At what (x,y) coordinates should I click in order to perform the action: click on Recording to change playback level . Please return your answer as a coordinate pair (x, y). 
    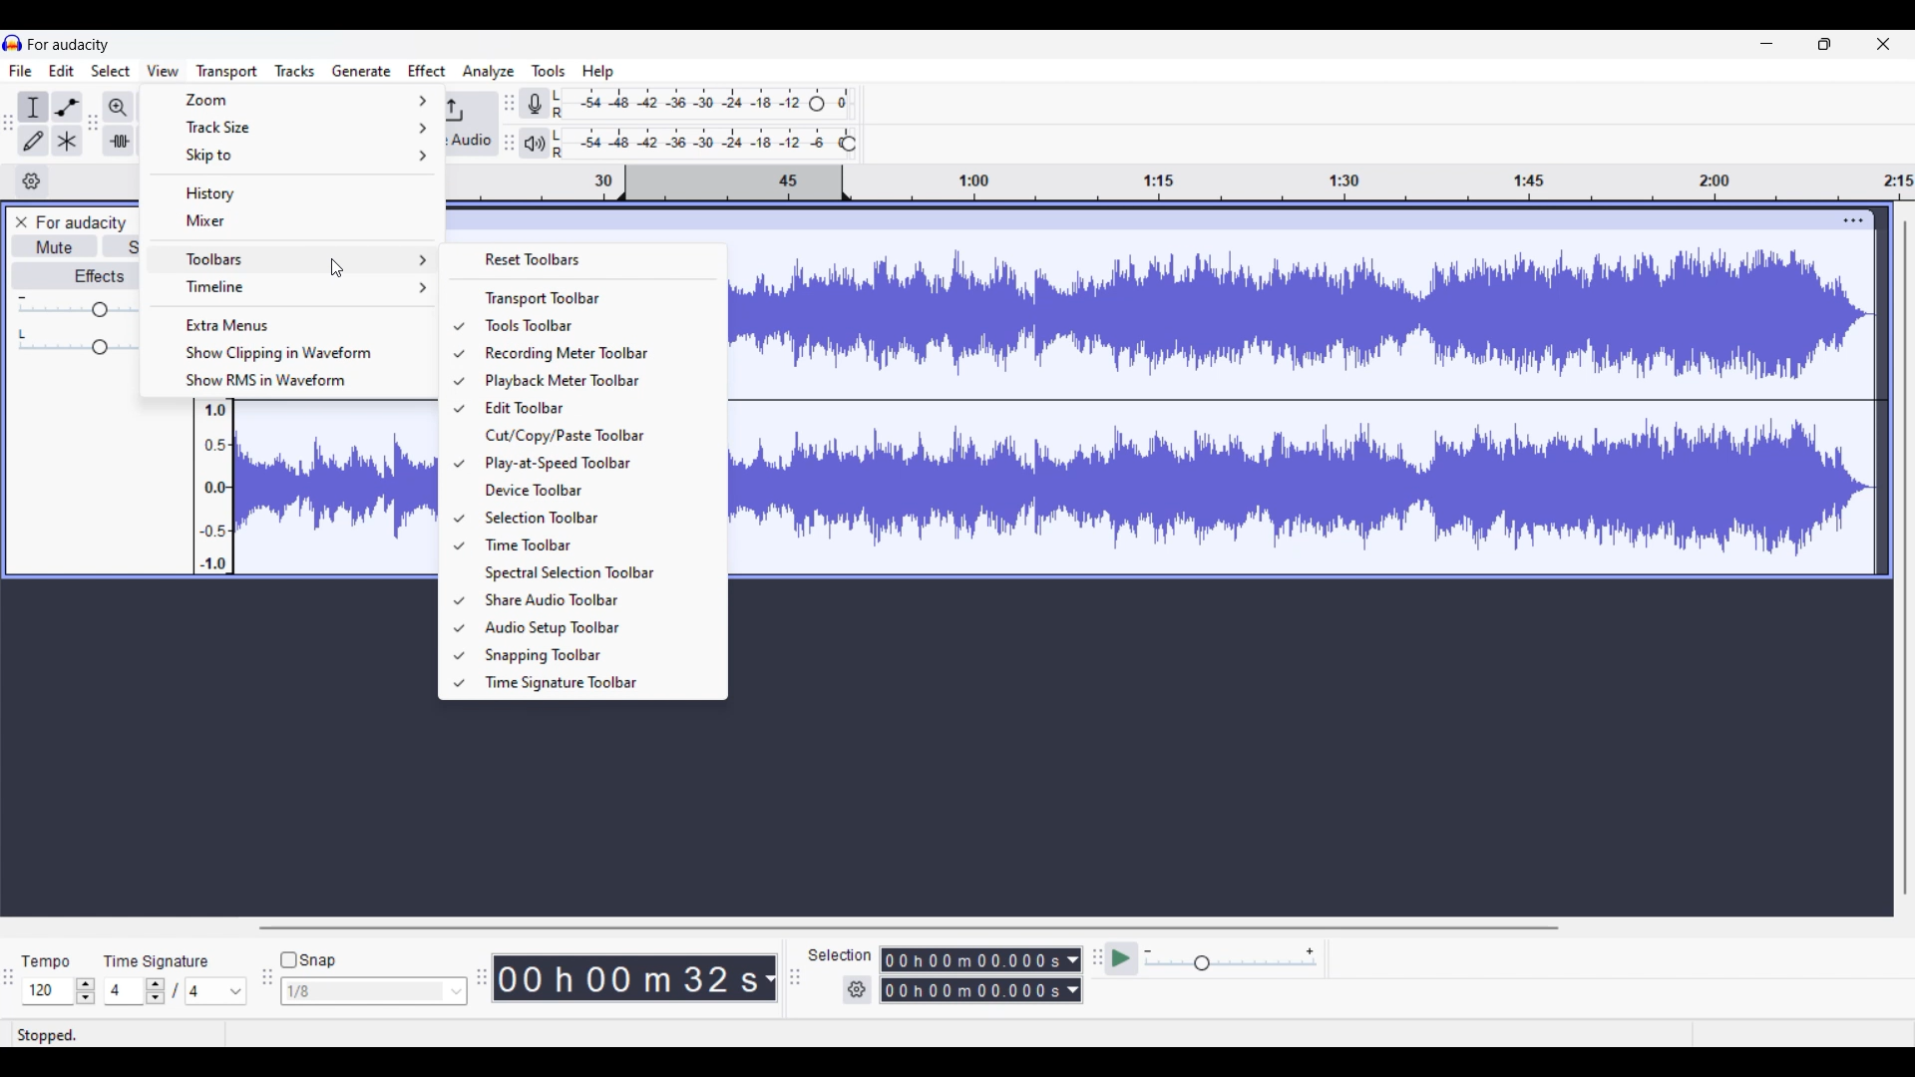
    Looking at the image, I should click on (849, 144).